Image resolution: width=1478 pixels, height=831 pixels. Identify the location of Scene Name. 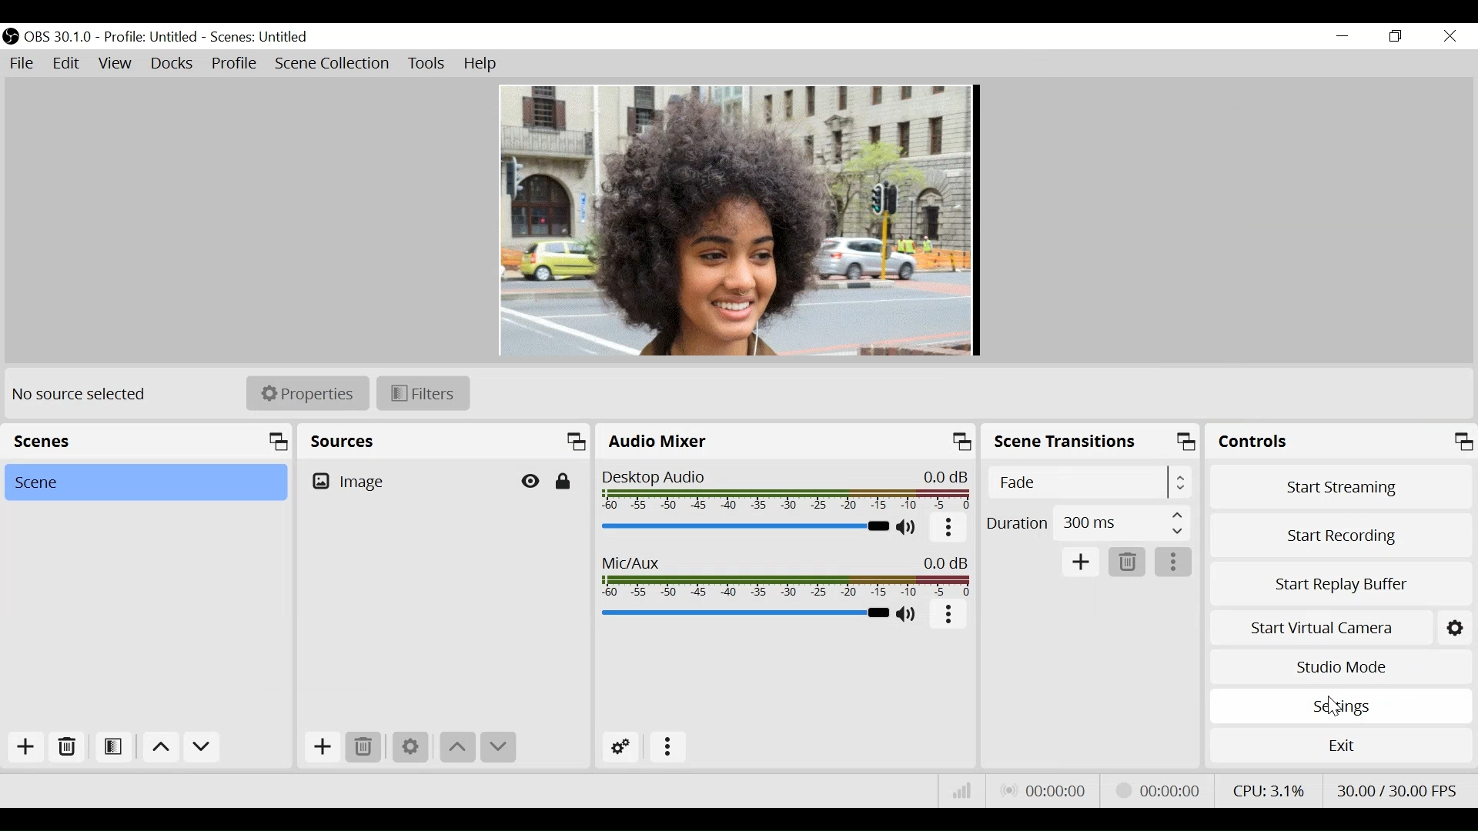
(264, 38).